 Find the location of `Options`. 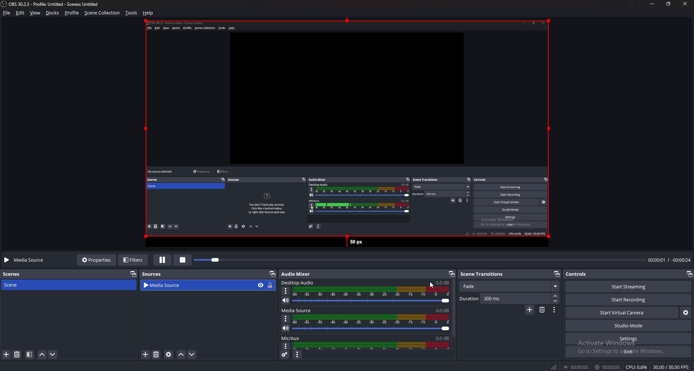

Options is located at coordinates (286, 318).